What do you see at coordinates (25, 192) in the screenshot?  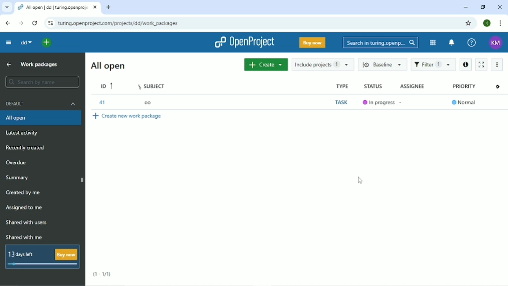 I see `Created by me` at bounding box center [25, 192].